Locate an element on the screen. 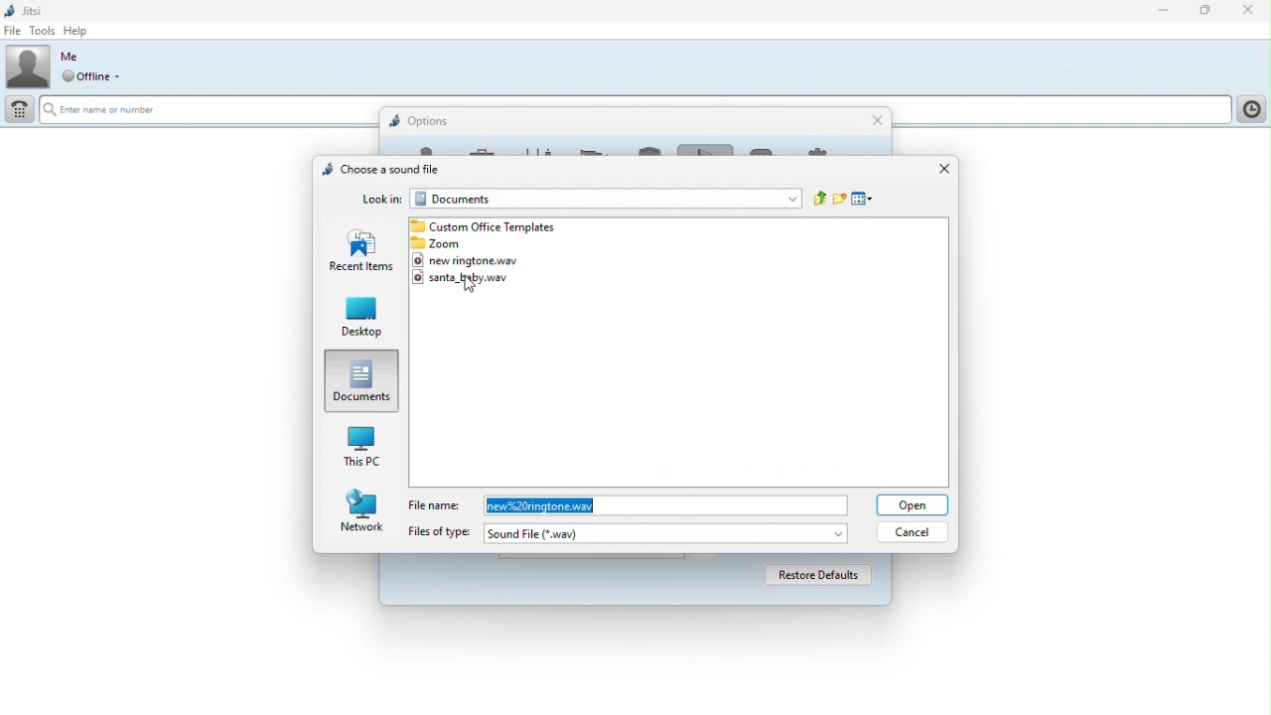 This screenshot has height=715, width=1271. Enter name or number is located at coordinates (112, 108).